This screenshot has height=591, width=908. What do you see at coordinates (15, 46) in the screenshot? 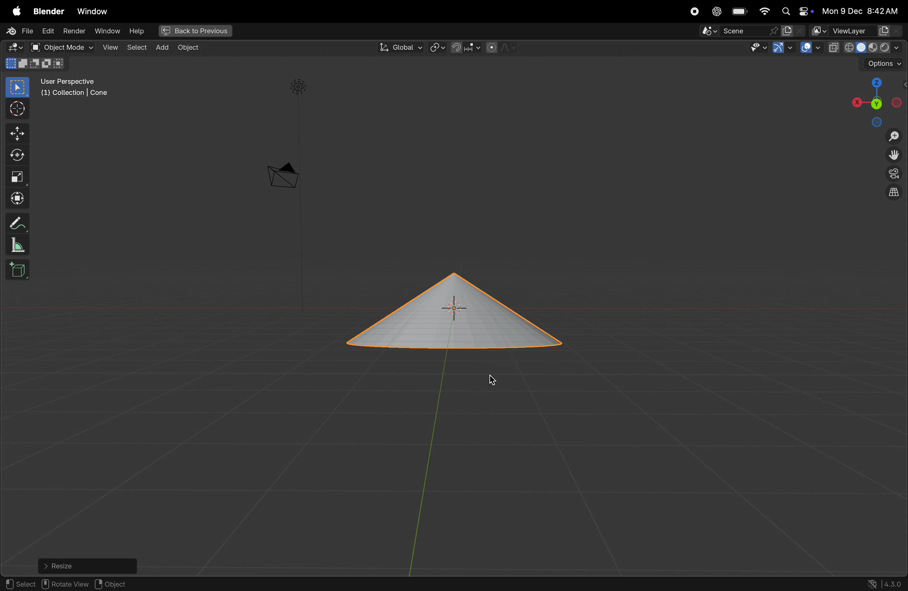
I see `editor type` at bounding box center [15, 46].